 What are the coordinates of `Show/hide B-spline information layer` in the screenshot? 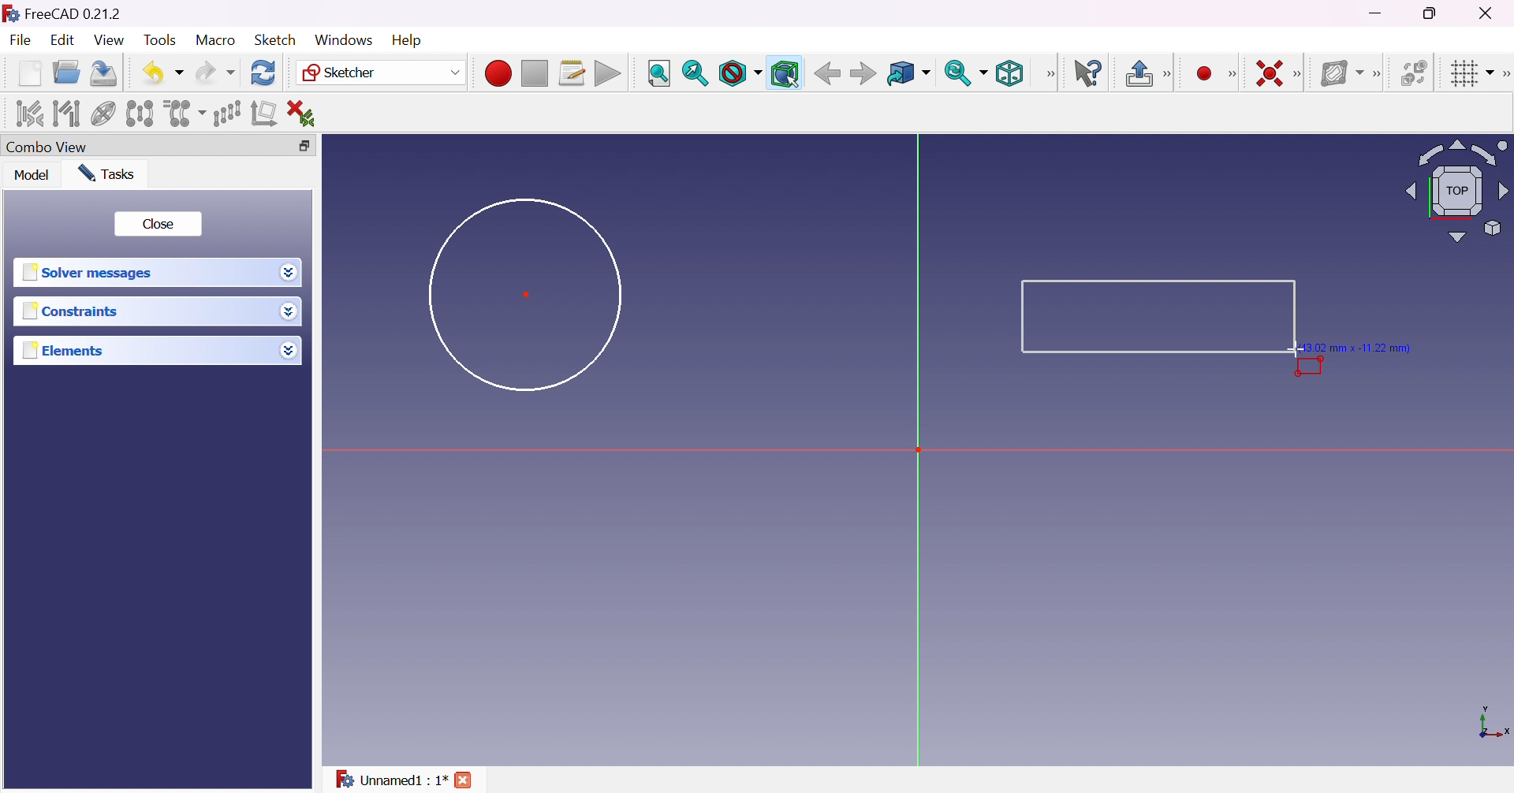 It's located at (1342, 73).